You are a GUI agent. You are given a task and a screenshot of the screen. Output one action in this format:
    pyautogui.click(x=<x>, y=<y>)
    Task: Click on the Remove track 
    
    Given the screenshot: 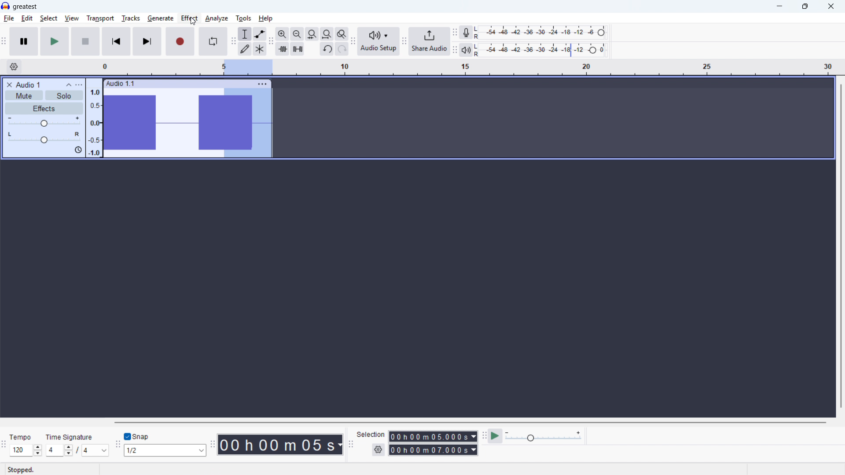 What is the action you would take?
    pyautogui.click(x=10, y=84)
    